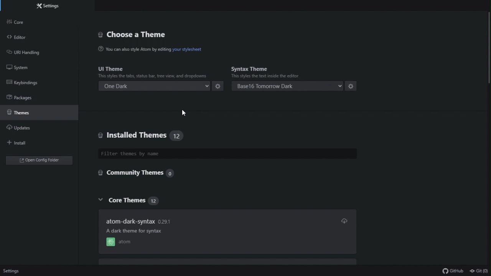  I want to click on Installed theme 12, so click(144, 137).